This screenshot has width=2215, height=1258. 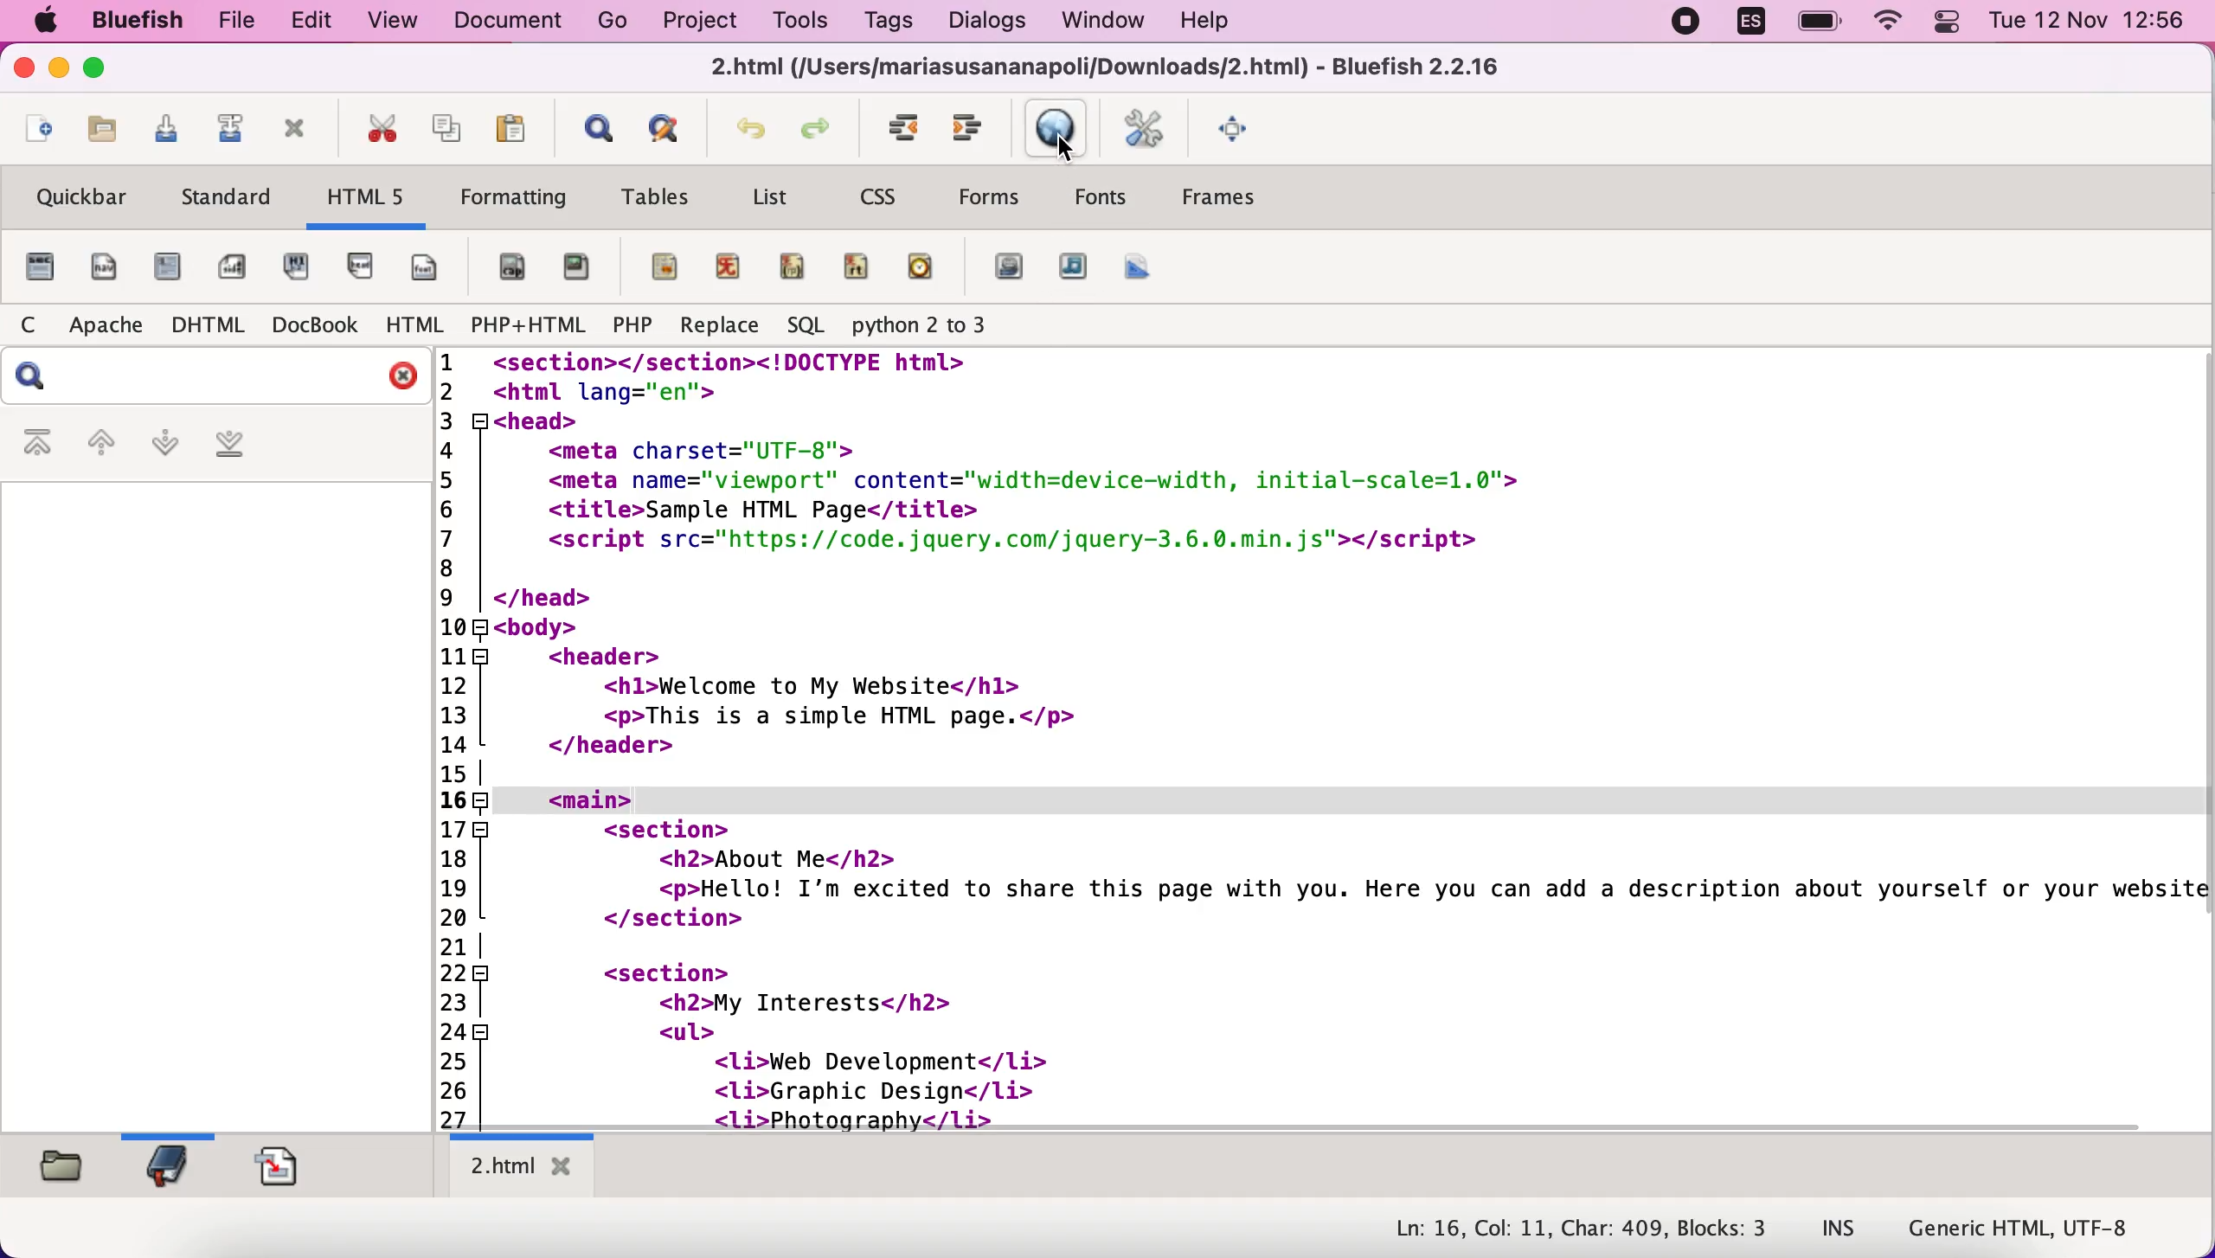 What do you see at coordinates (1245, 194) in the screenshot?
I see `frames` at bounding box center [1245, 194].